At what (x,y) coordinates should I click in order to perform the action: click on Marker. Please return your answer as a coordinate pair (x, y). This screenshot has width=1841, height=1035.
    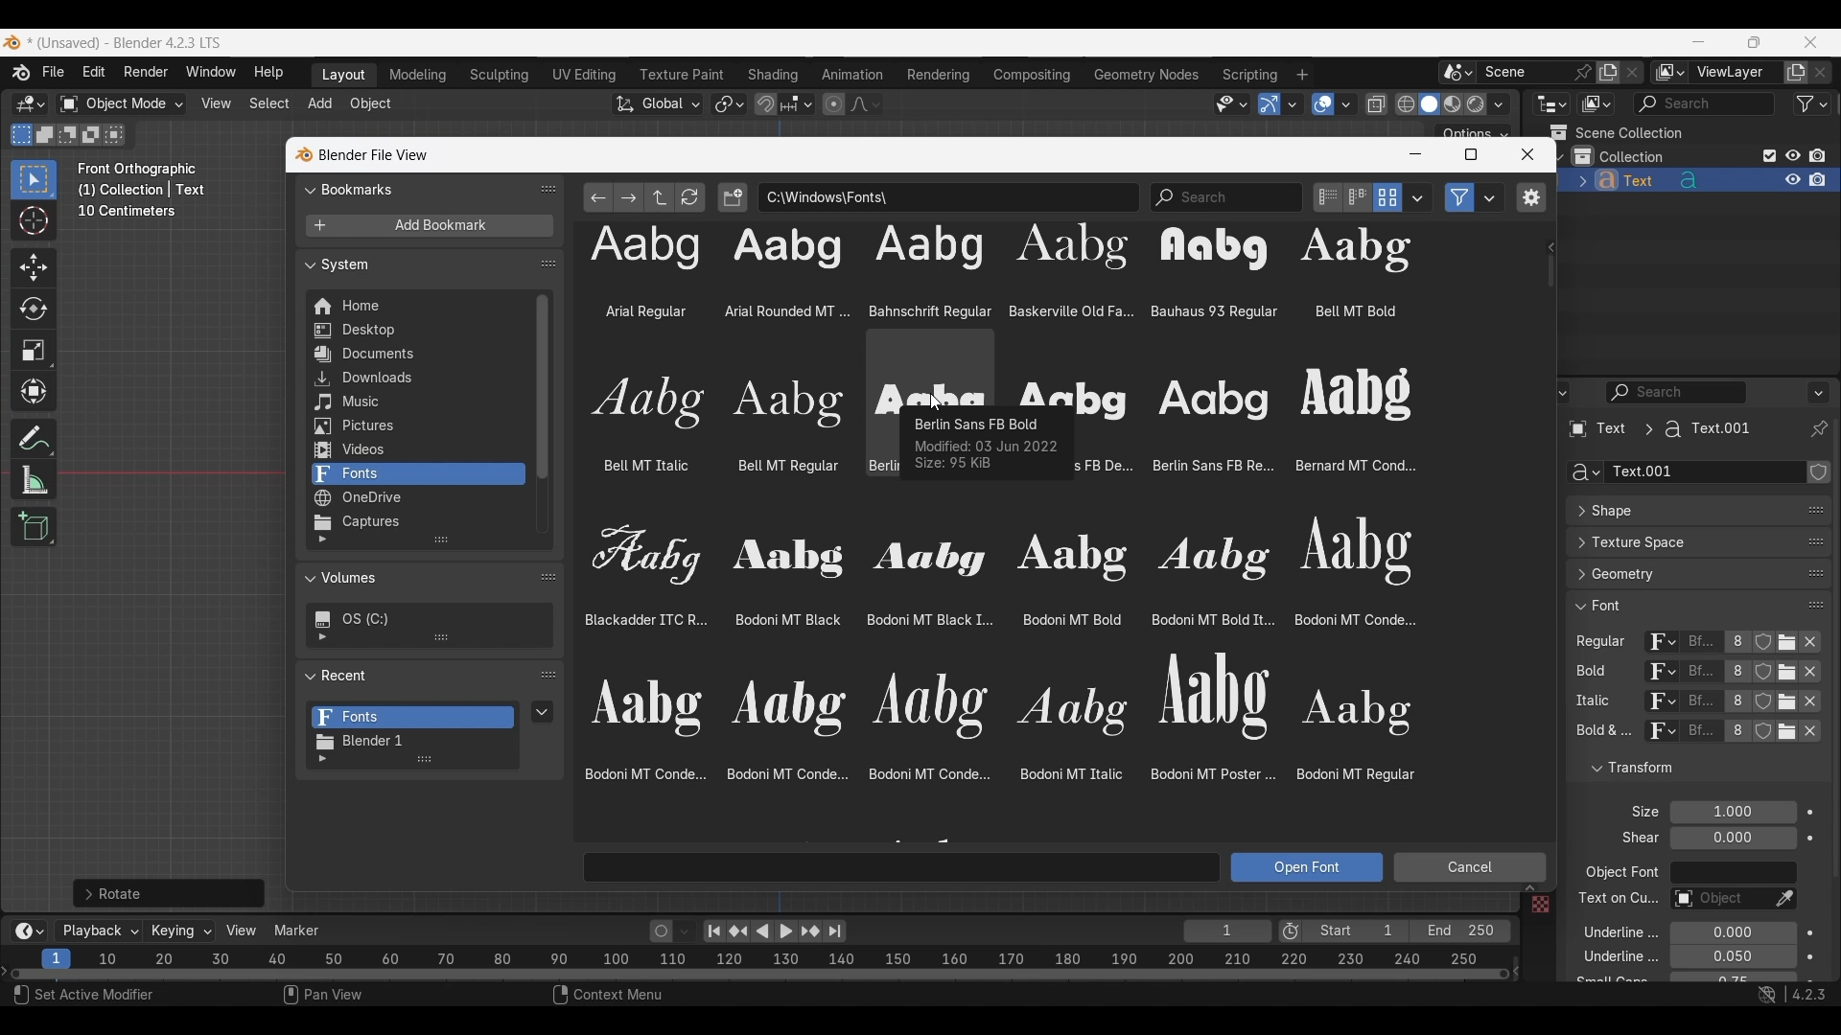
    Looking at the image, I should click on (297, 931).